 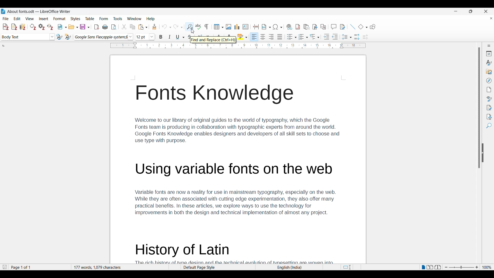 I want to click on Current font, so click(x=101, y=37).